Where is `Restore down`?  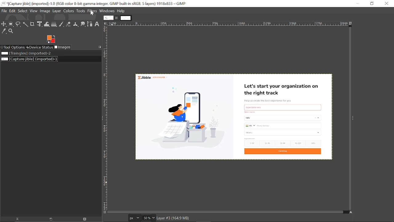
Restore down is located at coordinates (372, 3).